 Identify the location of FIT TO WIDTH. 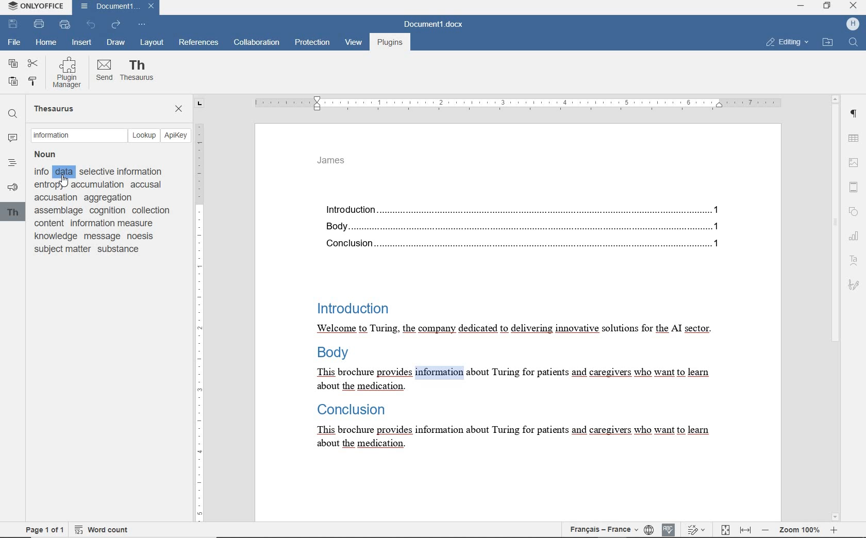
(744, 530).